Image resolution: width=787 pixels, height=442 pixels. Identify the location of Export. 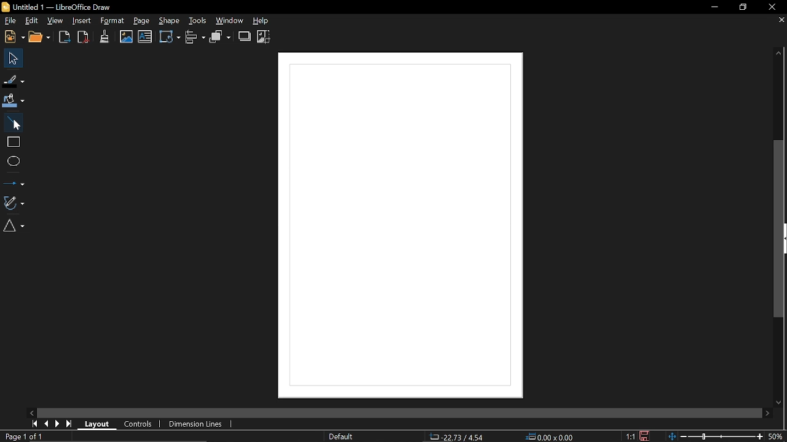
(65, 38).